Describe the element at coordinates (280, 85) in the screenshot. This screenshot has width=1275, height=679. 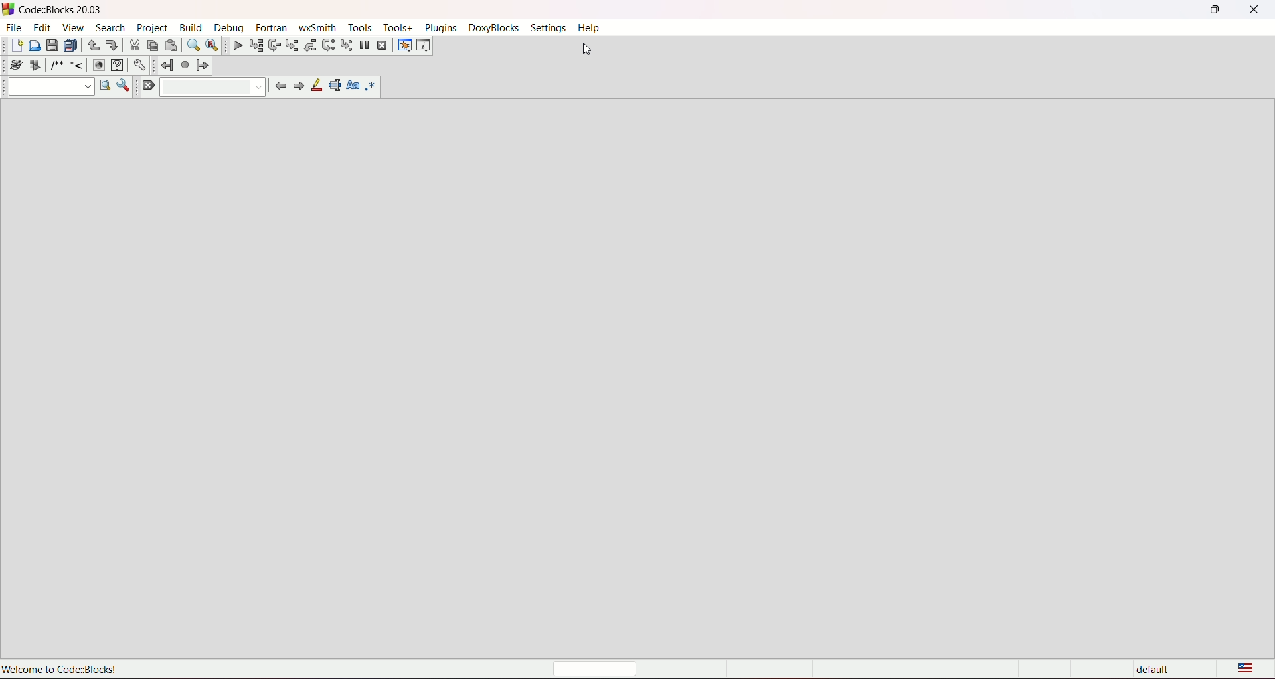
I see `previous` at that location.